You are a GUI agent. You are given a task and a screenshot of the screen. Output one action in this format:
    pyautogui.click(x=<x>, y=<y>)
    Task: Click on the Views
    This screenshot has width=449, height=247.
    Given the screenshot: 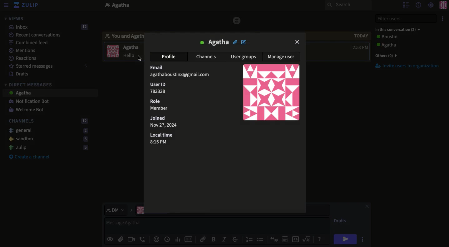 What is the action you would take?
    pyautogui.click(x=16, y=19)
    